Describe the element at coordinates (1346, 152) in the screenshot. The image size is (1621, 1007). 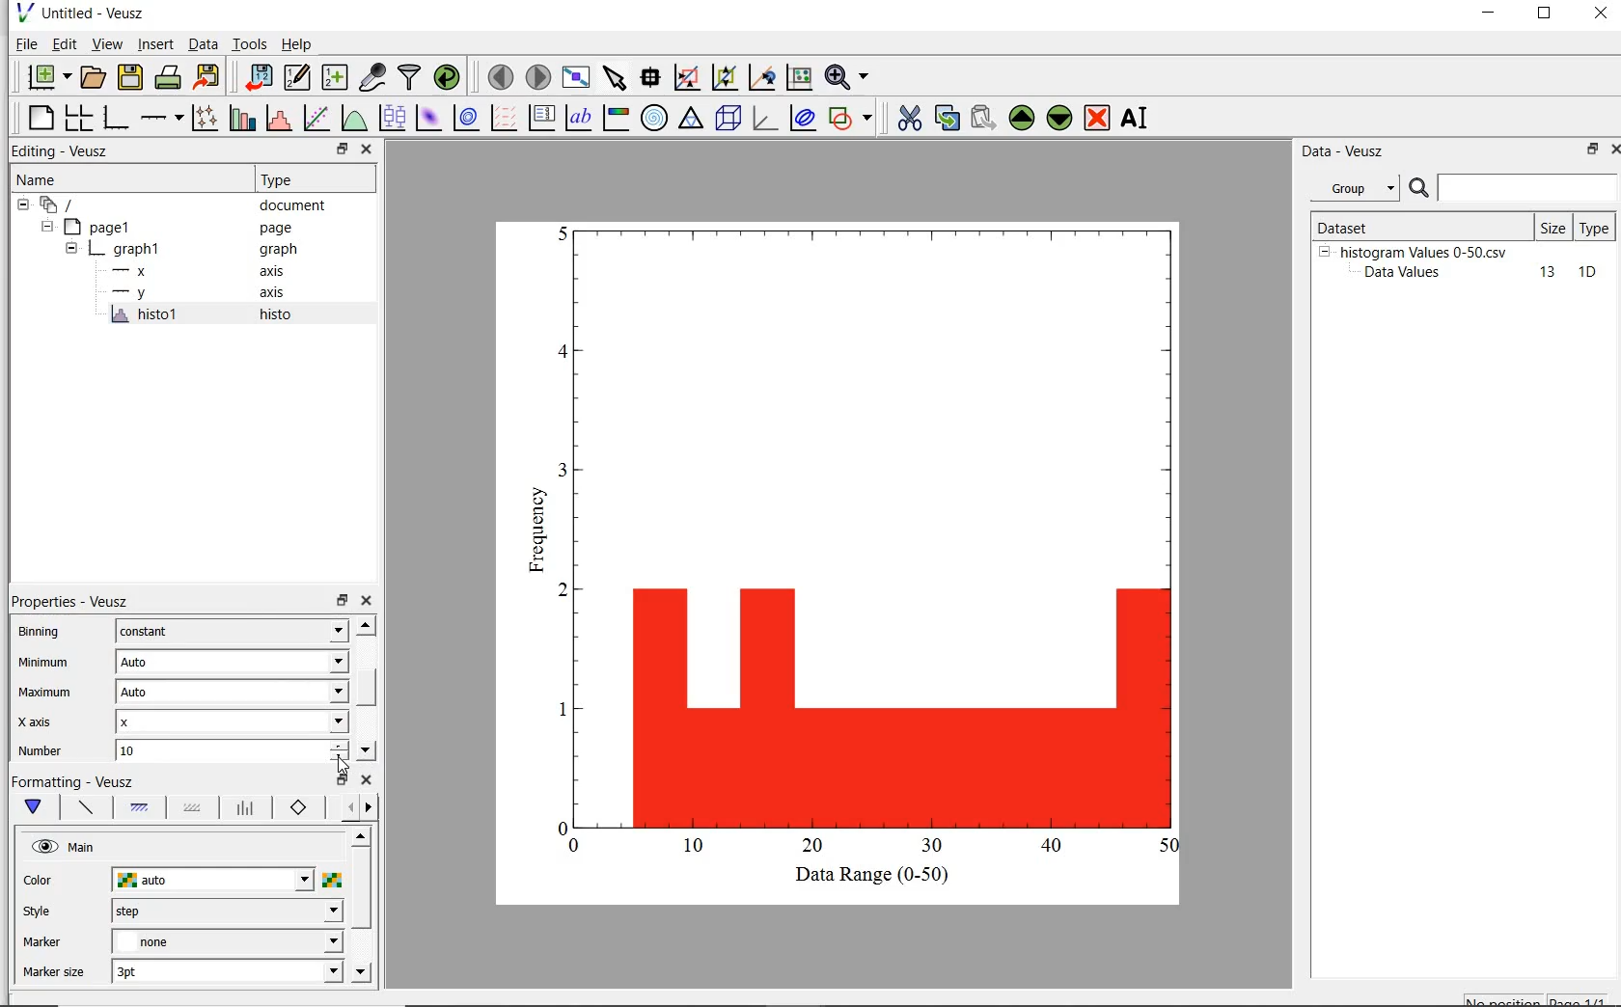
I see `Data - veusz` at that location.